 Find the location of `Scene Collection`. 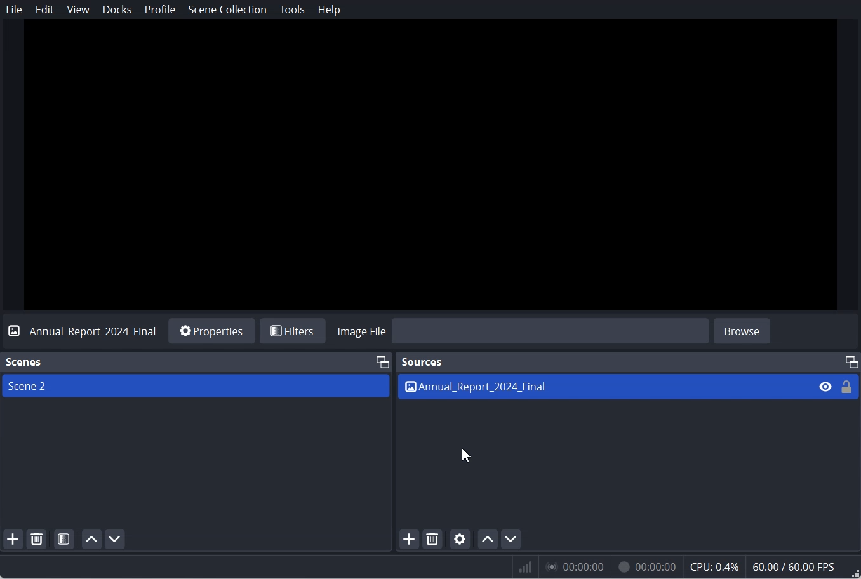

Scene Collection is located at coordinates (227, 10).